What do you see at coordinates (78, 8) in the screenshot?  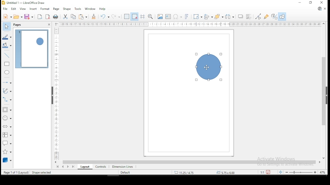 I see `tools` at bounding box center [78, 8].